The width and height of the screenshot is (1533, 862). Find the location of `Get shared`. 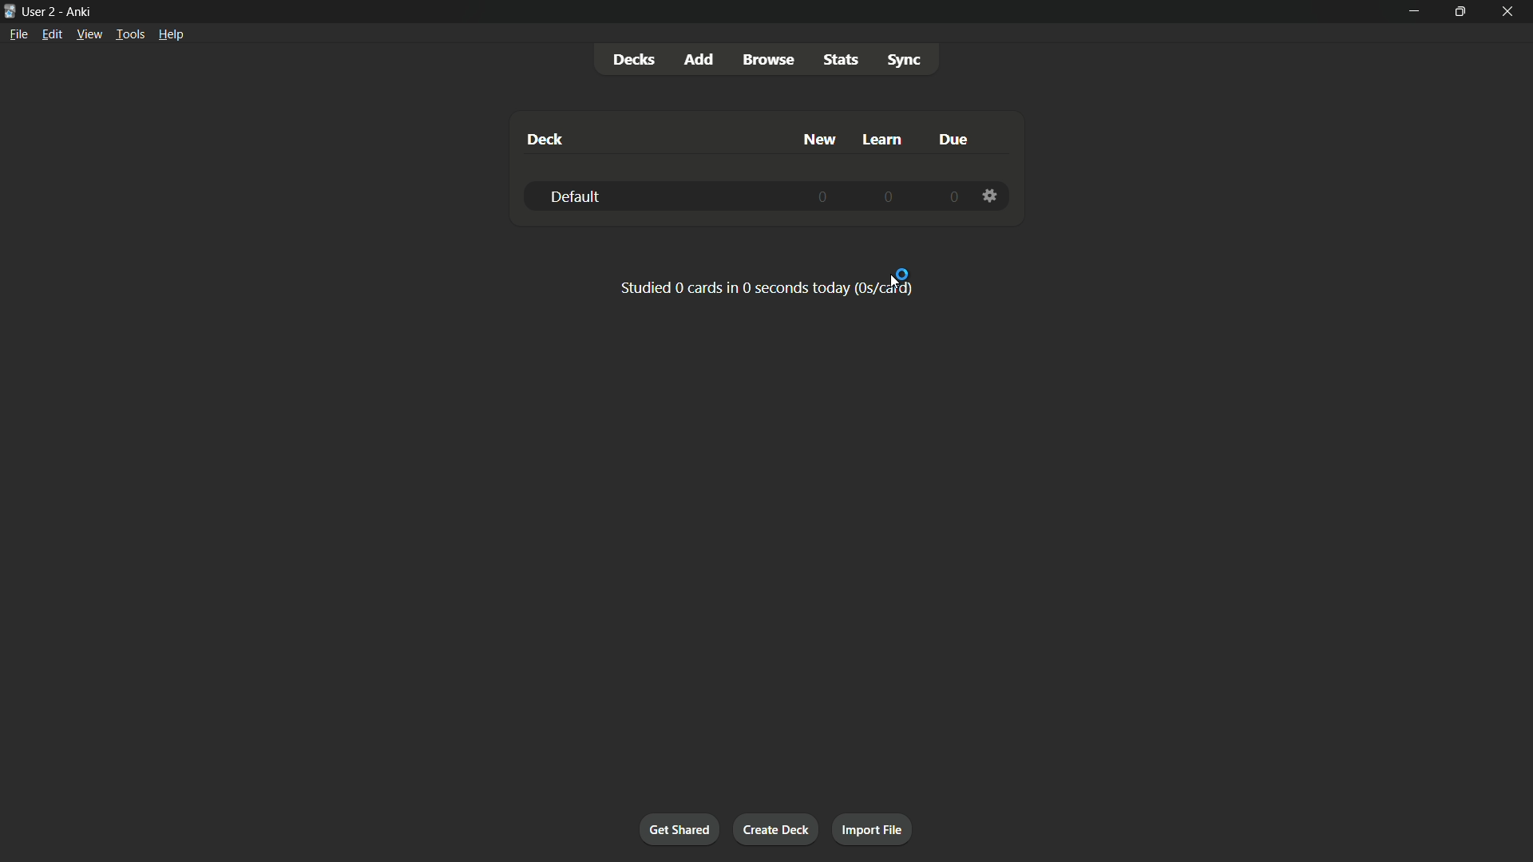

Get shared is located at coordinates (677, 827).